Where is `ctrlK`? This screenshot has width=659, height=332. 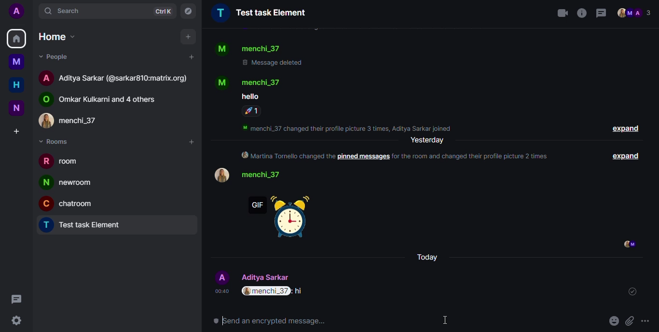 ctrlK is located at coordinates (161, 11).